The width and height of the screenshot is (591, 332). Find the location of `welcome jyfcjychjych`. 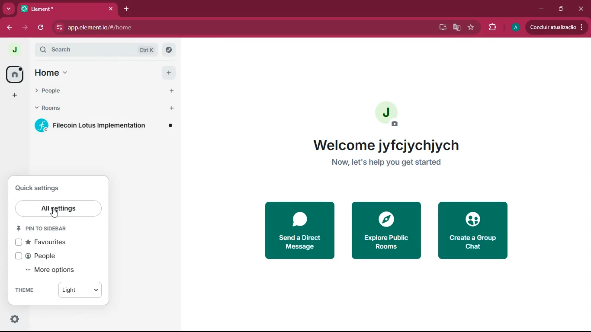

welcome jyfcjychjych is located at coordinates (384, 145).